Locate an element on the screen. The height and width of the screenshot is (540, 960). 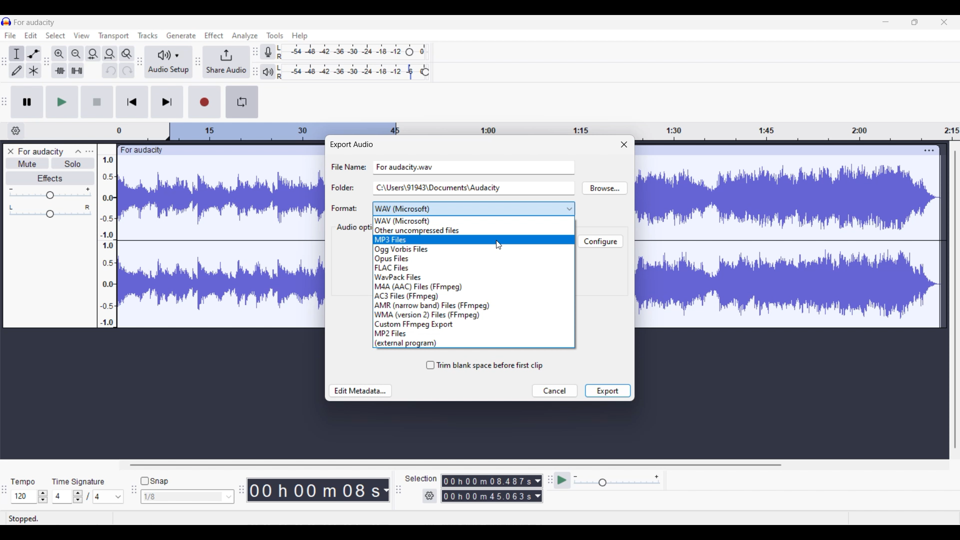
Indicates time signature settings is located at coordinates (78, 481).